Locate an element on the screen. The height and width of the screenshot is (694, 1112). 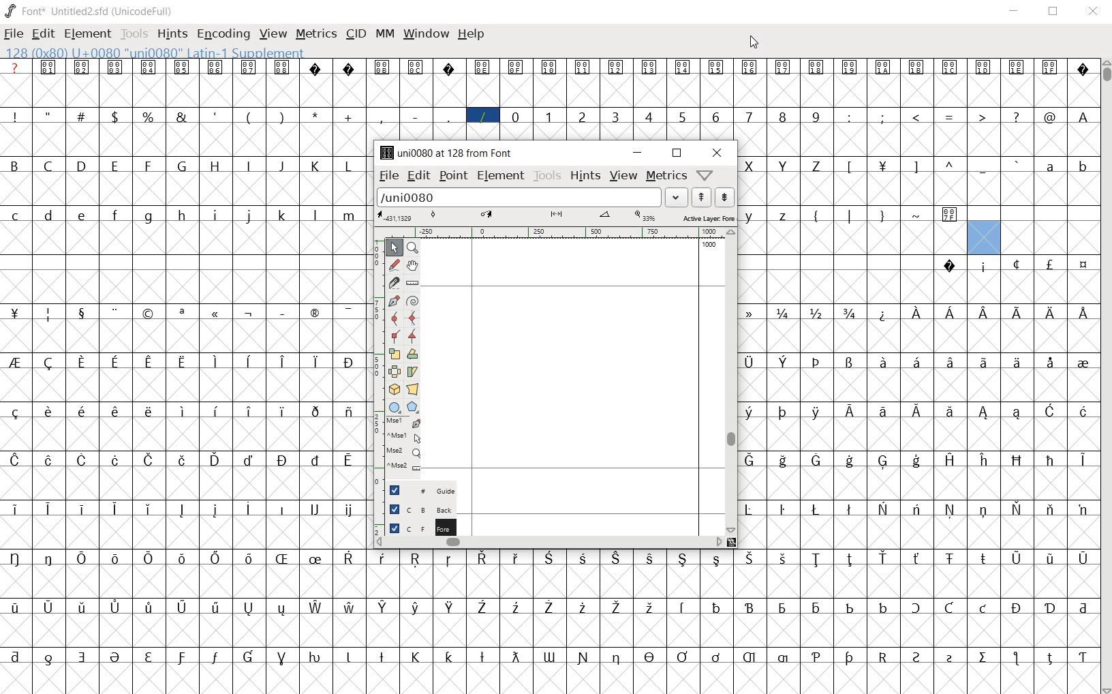
glyph is located at coordinates (984, 558).